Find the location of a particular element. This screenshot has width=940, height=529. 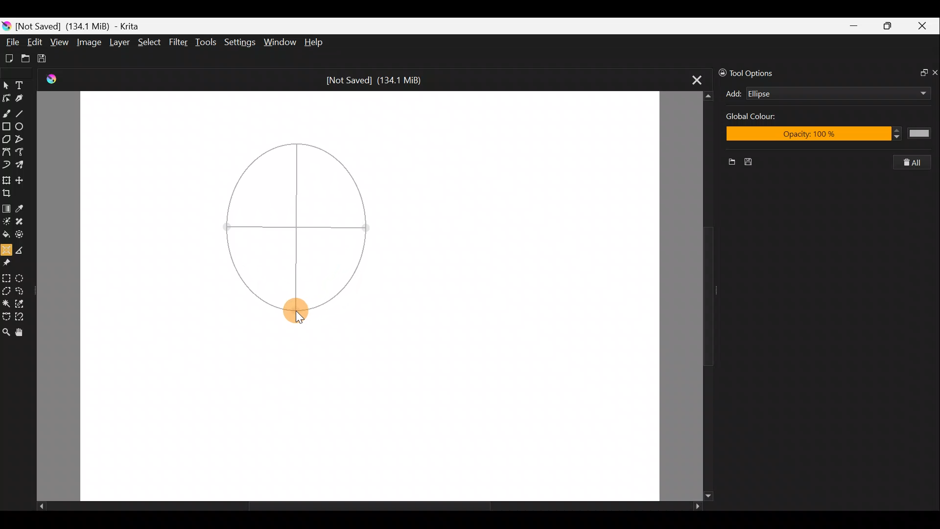

Polygonal selection tool is located at coordinates (6, 289).